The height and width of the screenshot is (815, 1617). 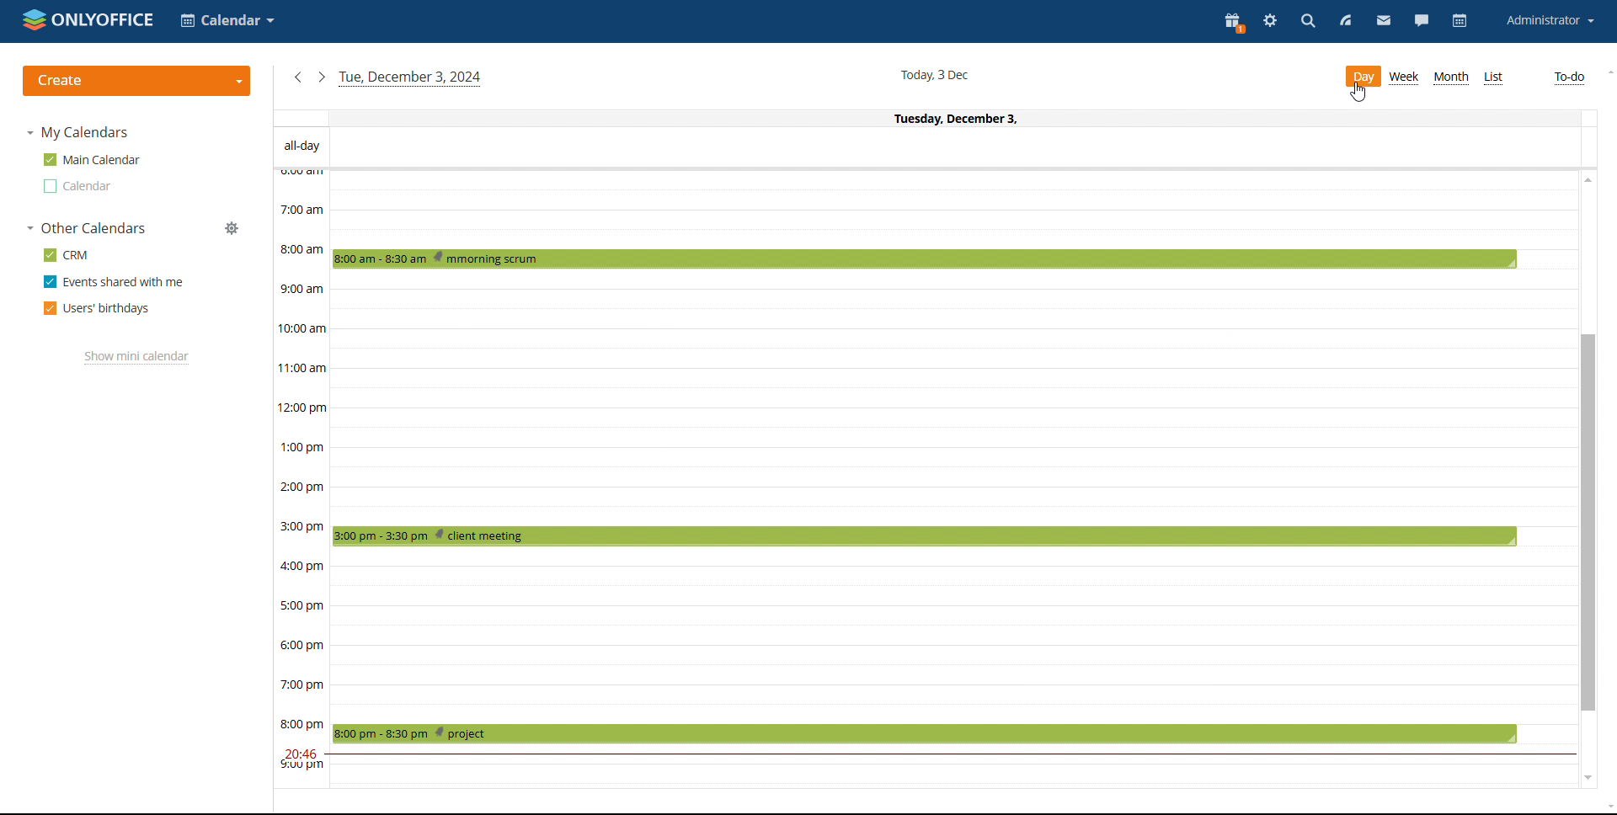 What do you see at coordinates (1233, 23) in the screenshot?
I see `present` at bounding box center [1233, 23].